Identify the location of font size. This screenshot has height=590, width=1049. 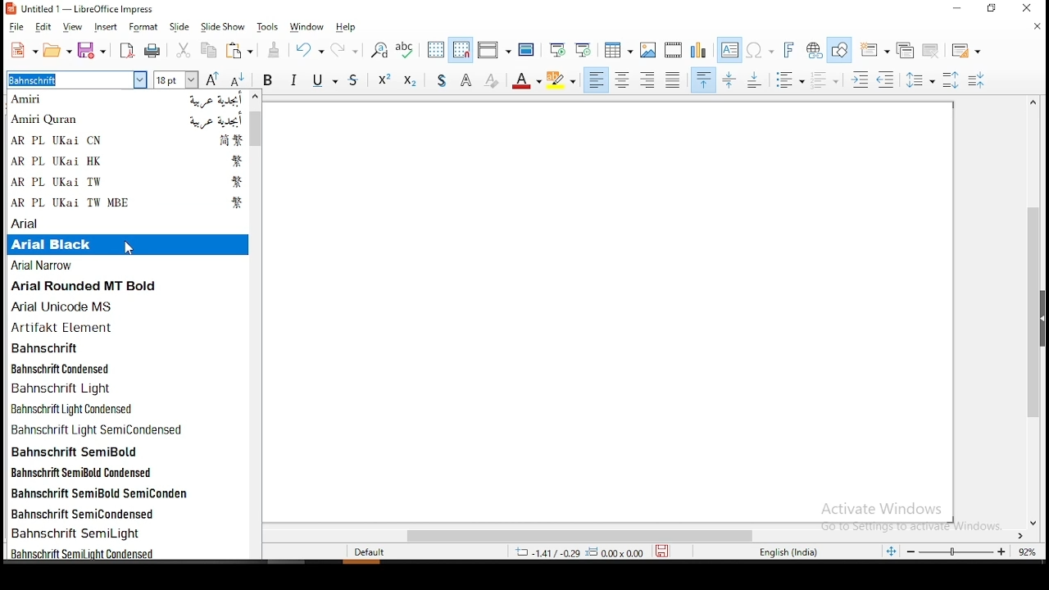
(174, 81).